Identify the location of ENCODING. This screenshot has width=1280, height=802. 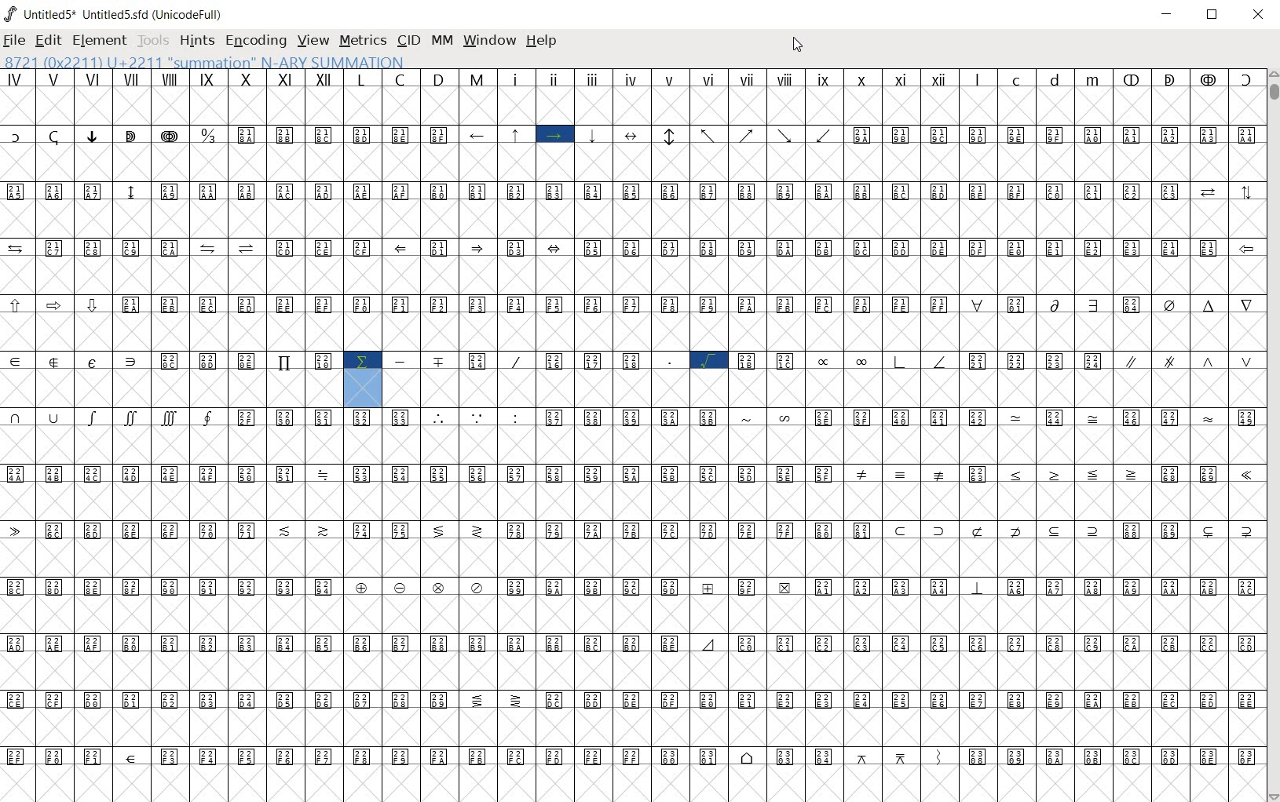
(254, 42).